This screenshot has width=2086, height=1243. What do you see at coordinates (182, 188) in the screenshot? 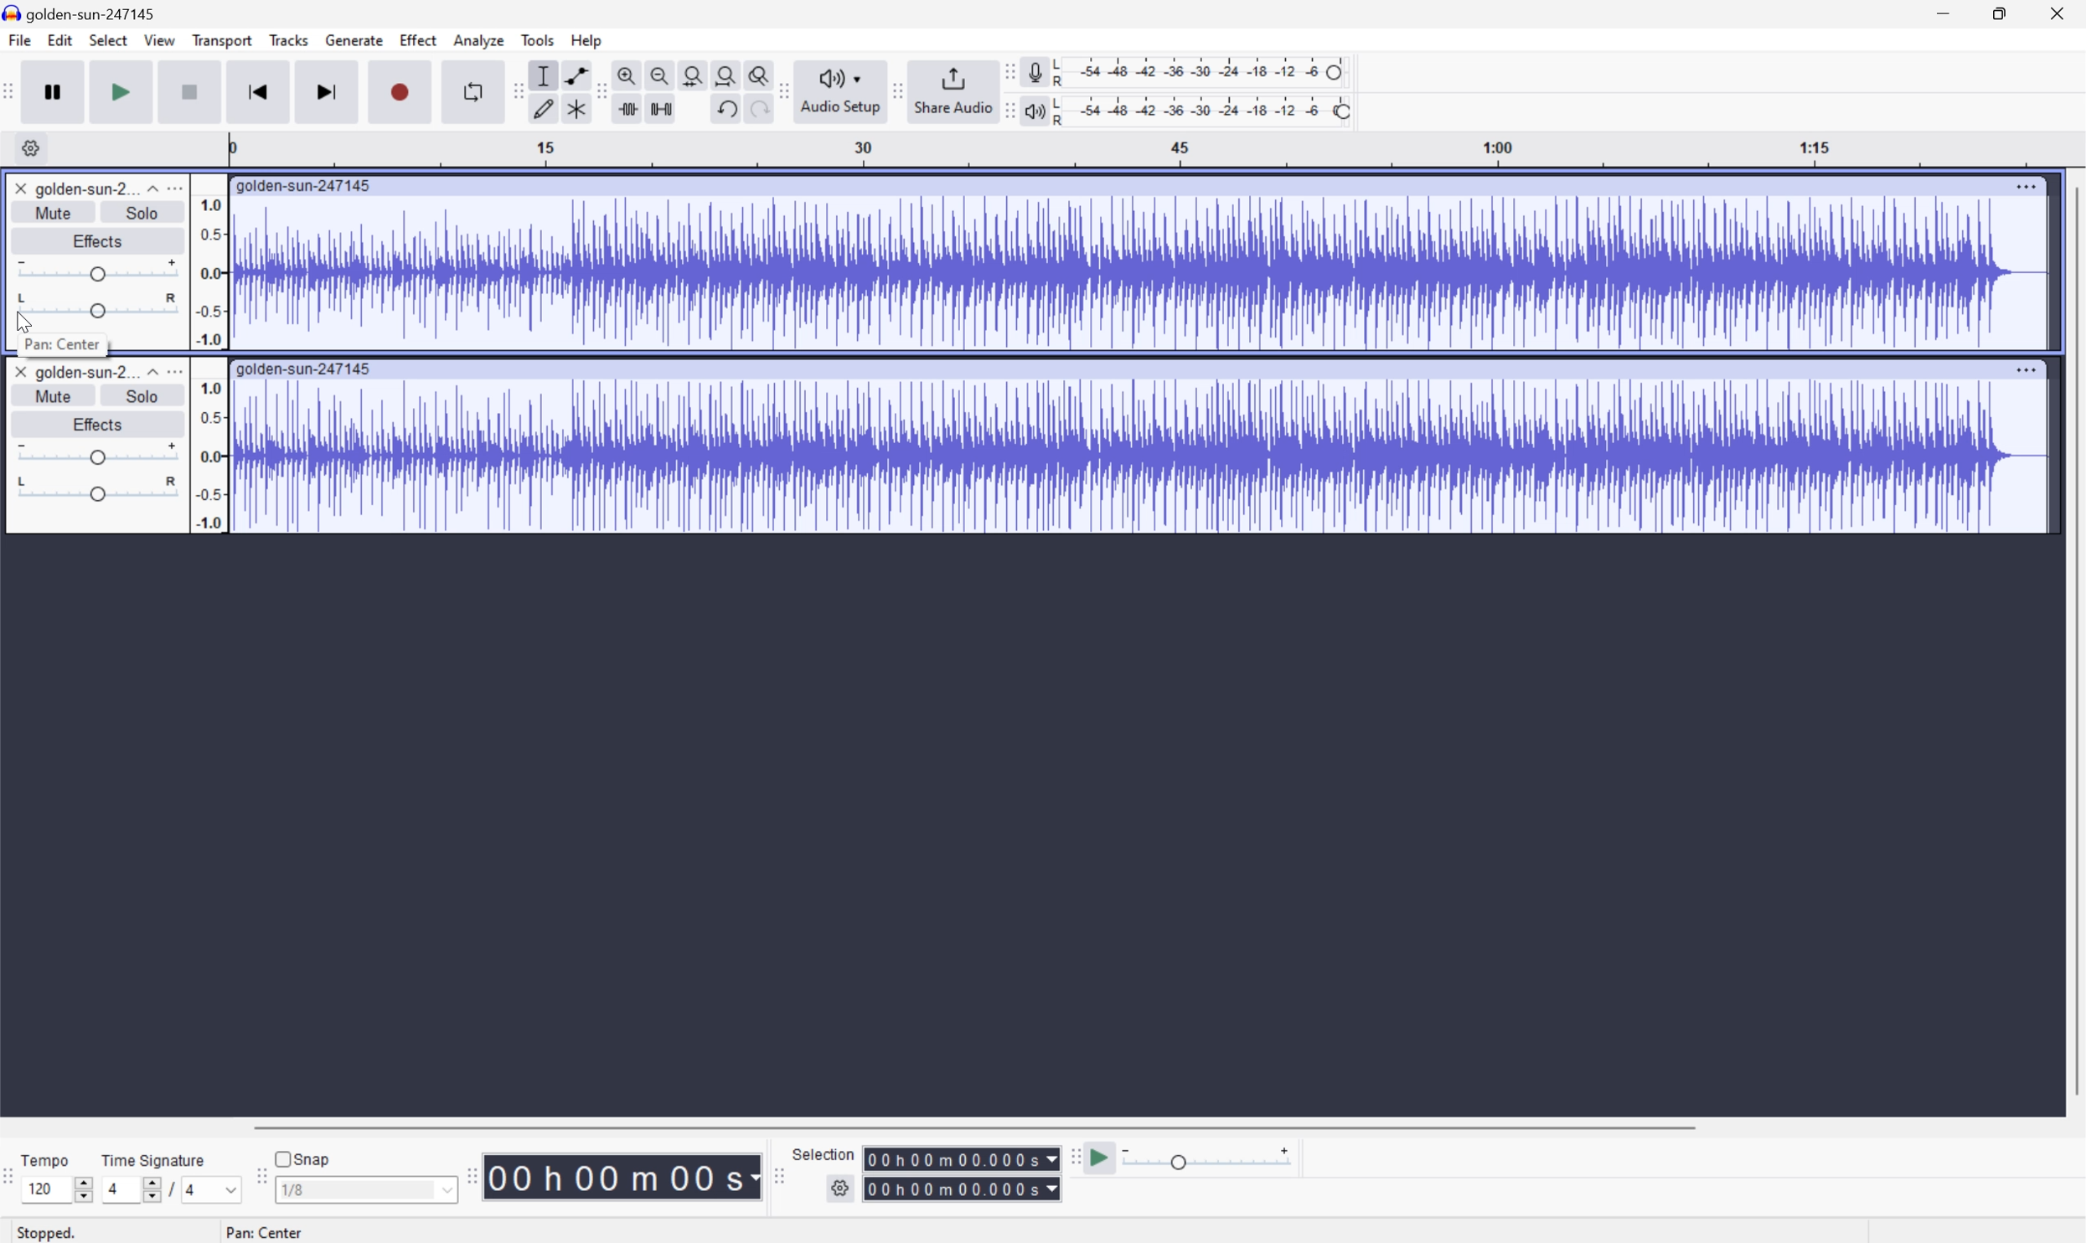
I see `more` at bounding box center [182, 188].